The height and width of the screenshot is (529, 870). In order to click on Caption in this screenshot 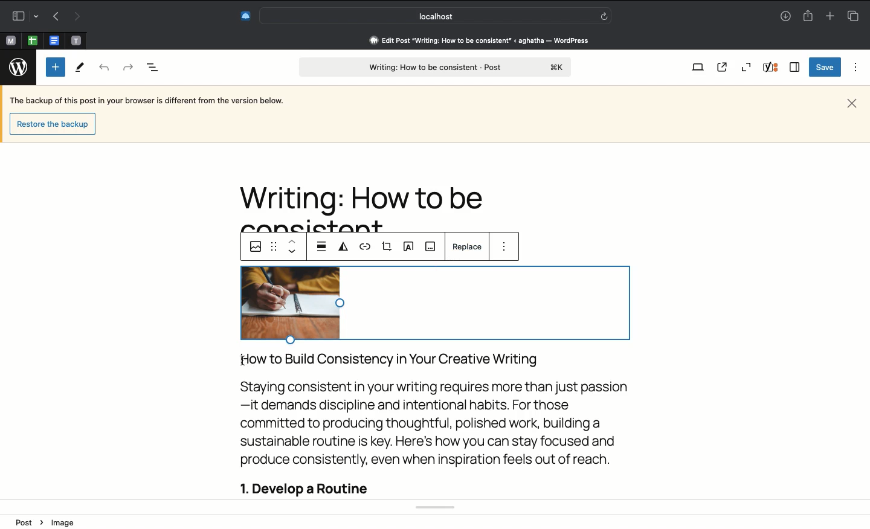, I will do `click(430, 245)`.